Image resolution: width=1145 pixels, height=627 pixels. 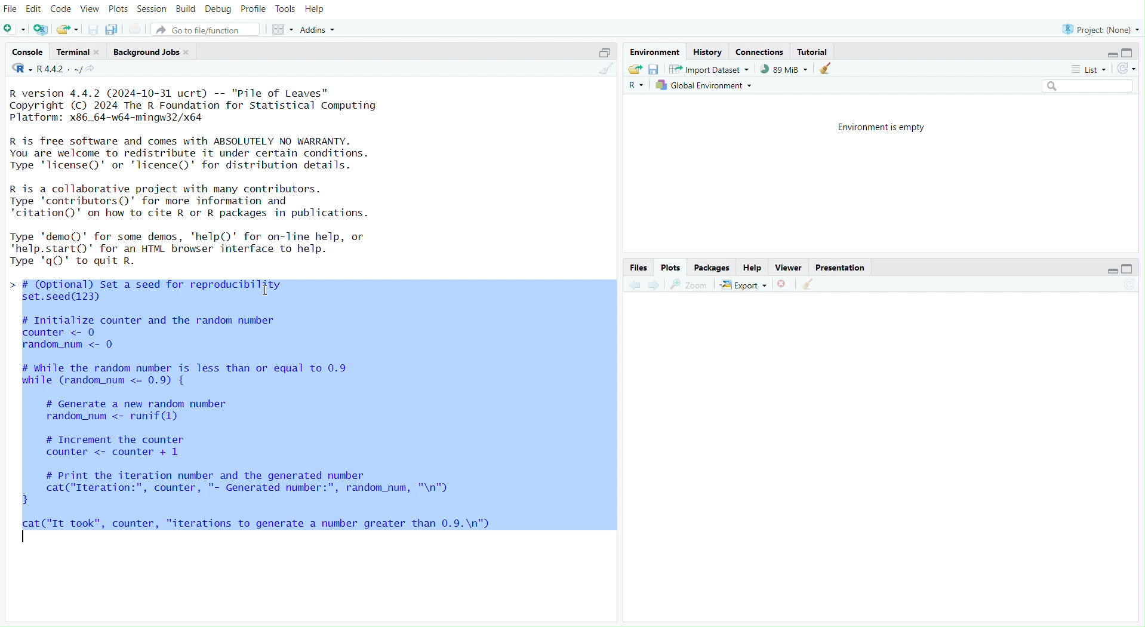 I want to click on Presentation, so click(x=842, y=267).